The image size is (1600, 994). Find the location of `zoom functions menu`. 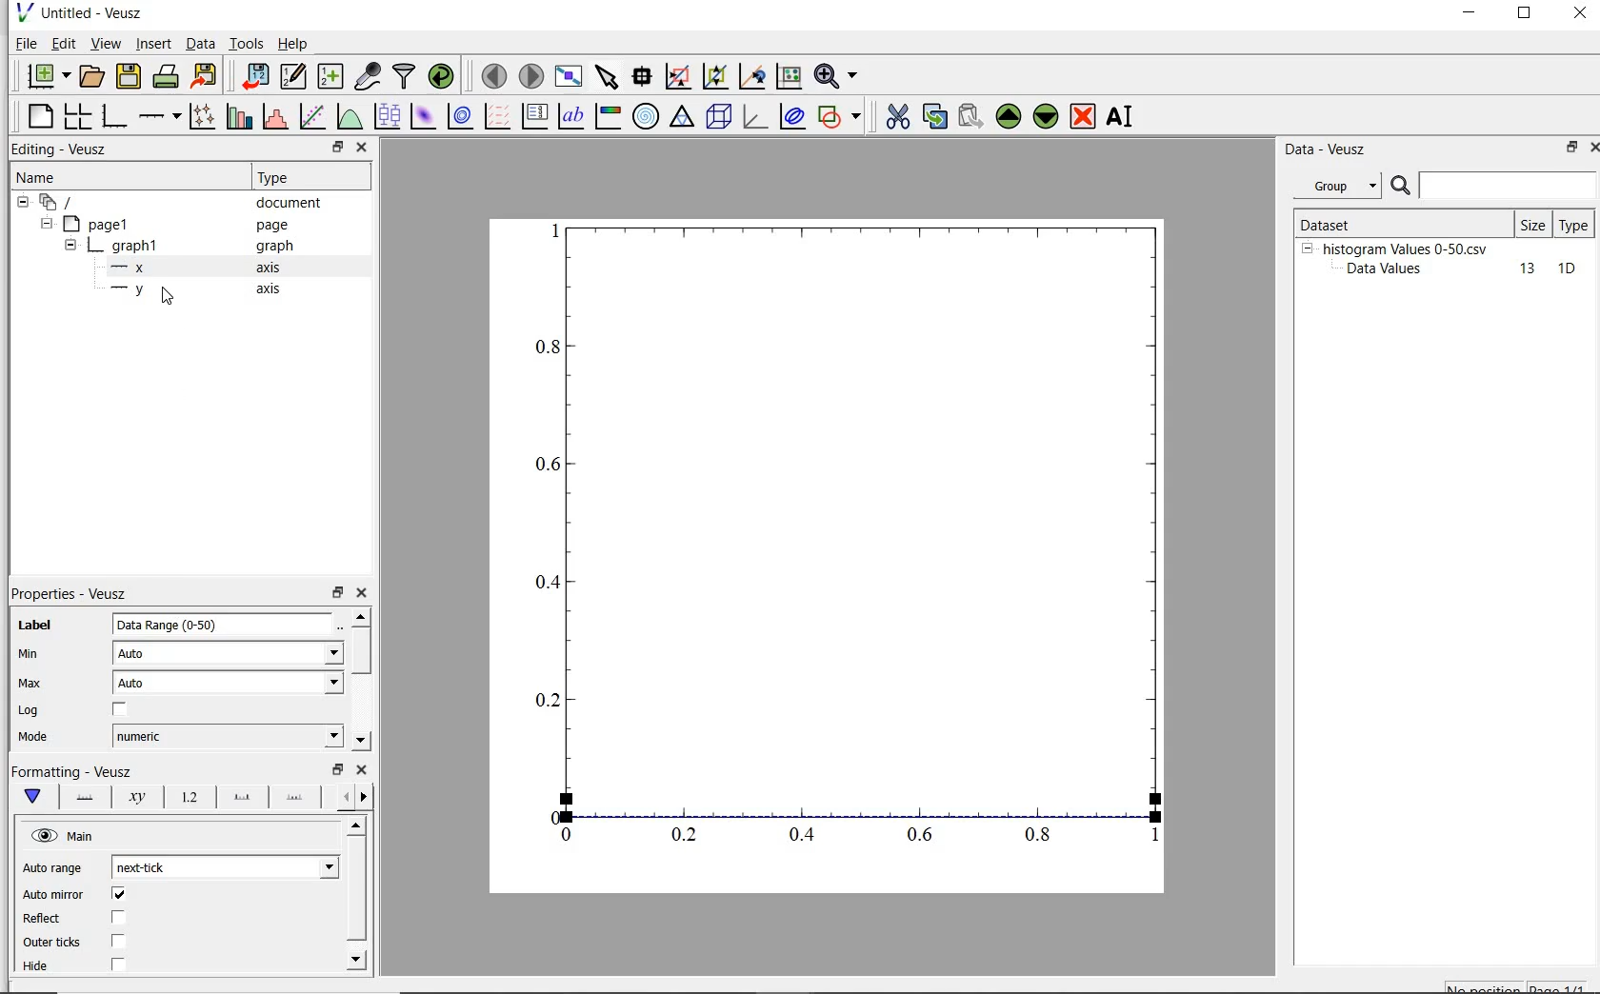

zoom functions menu is located at coordinates (836, 76).